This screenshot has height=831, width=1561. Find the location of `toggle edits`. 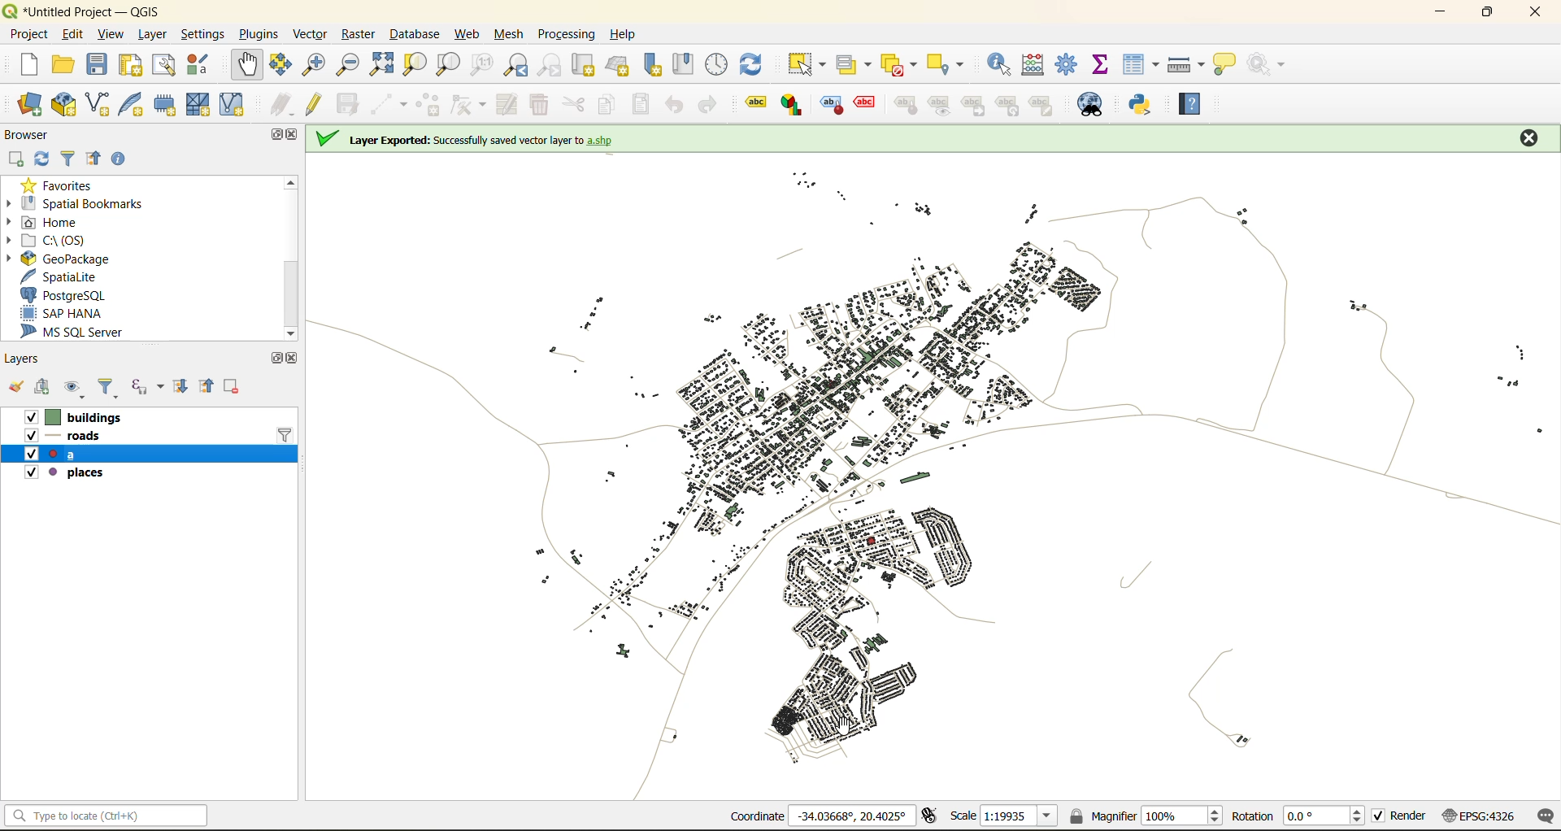

toggle edits is located at coordinates (319, 102).